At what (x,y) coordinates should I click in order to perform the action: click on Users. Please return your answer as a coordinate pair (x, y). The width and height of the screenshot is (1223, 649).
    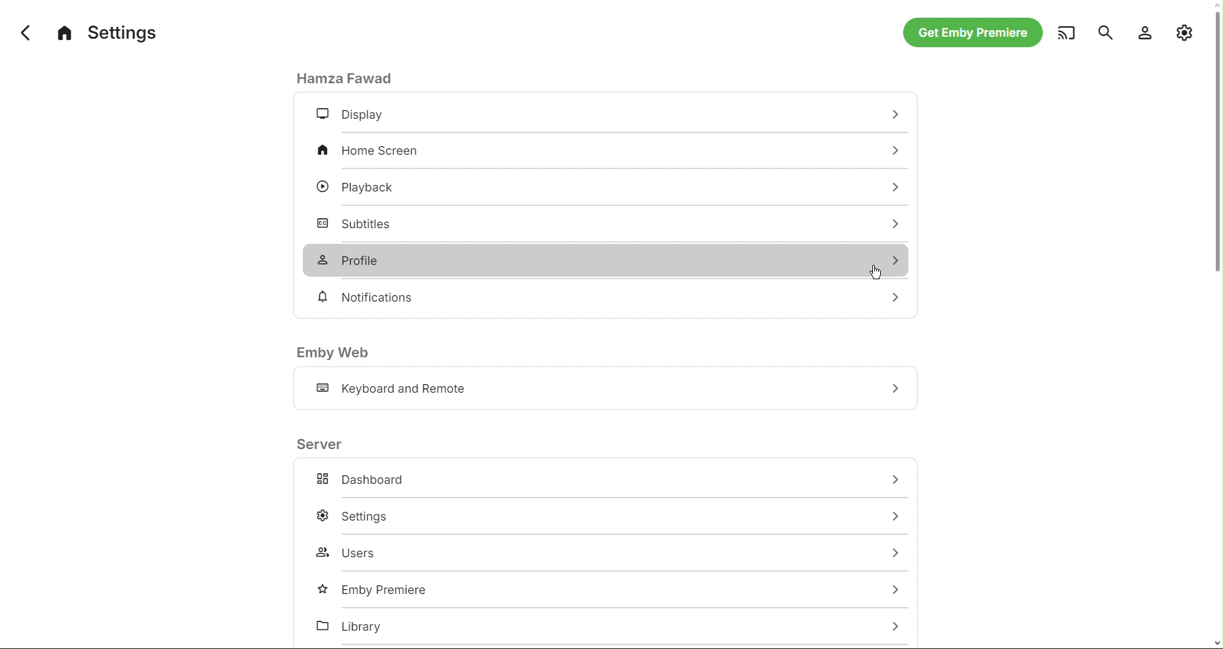
    Looking at the image, I should click on (352, 553).